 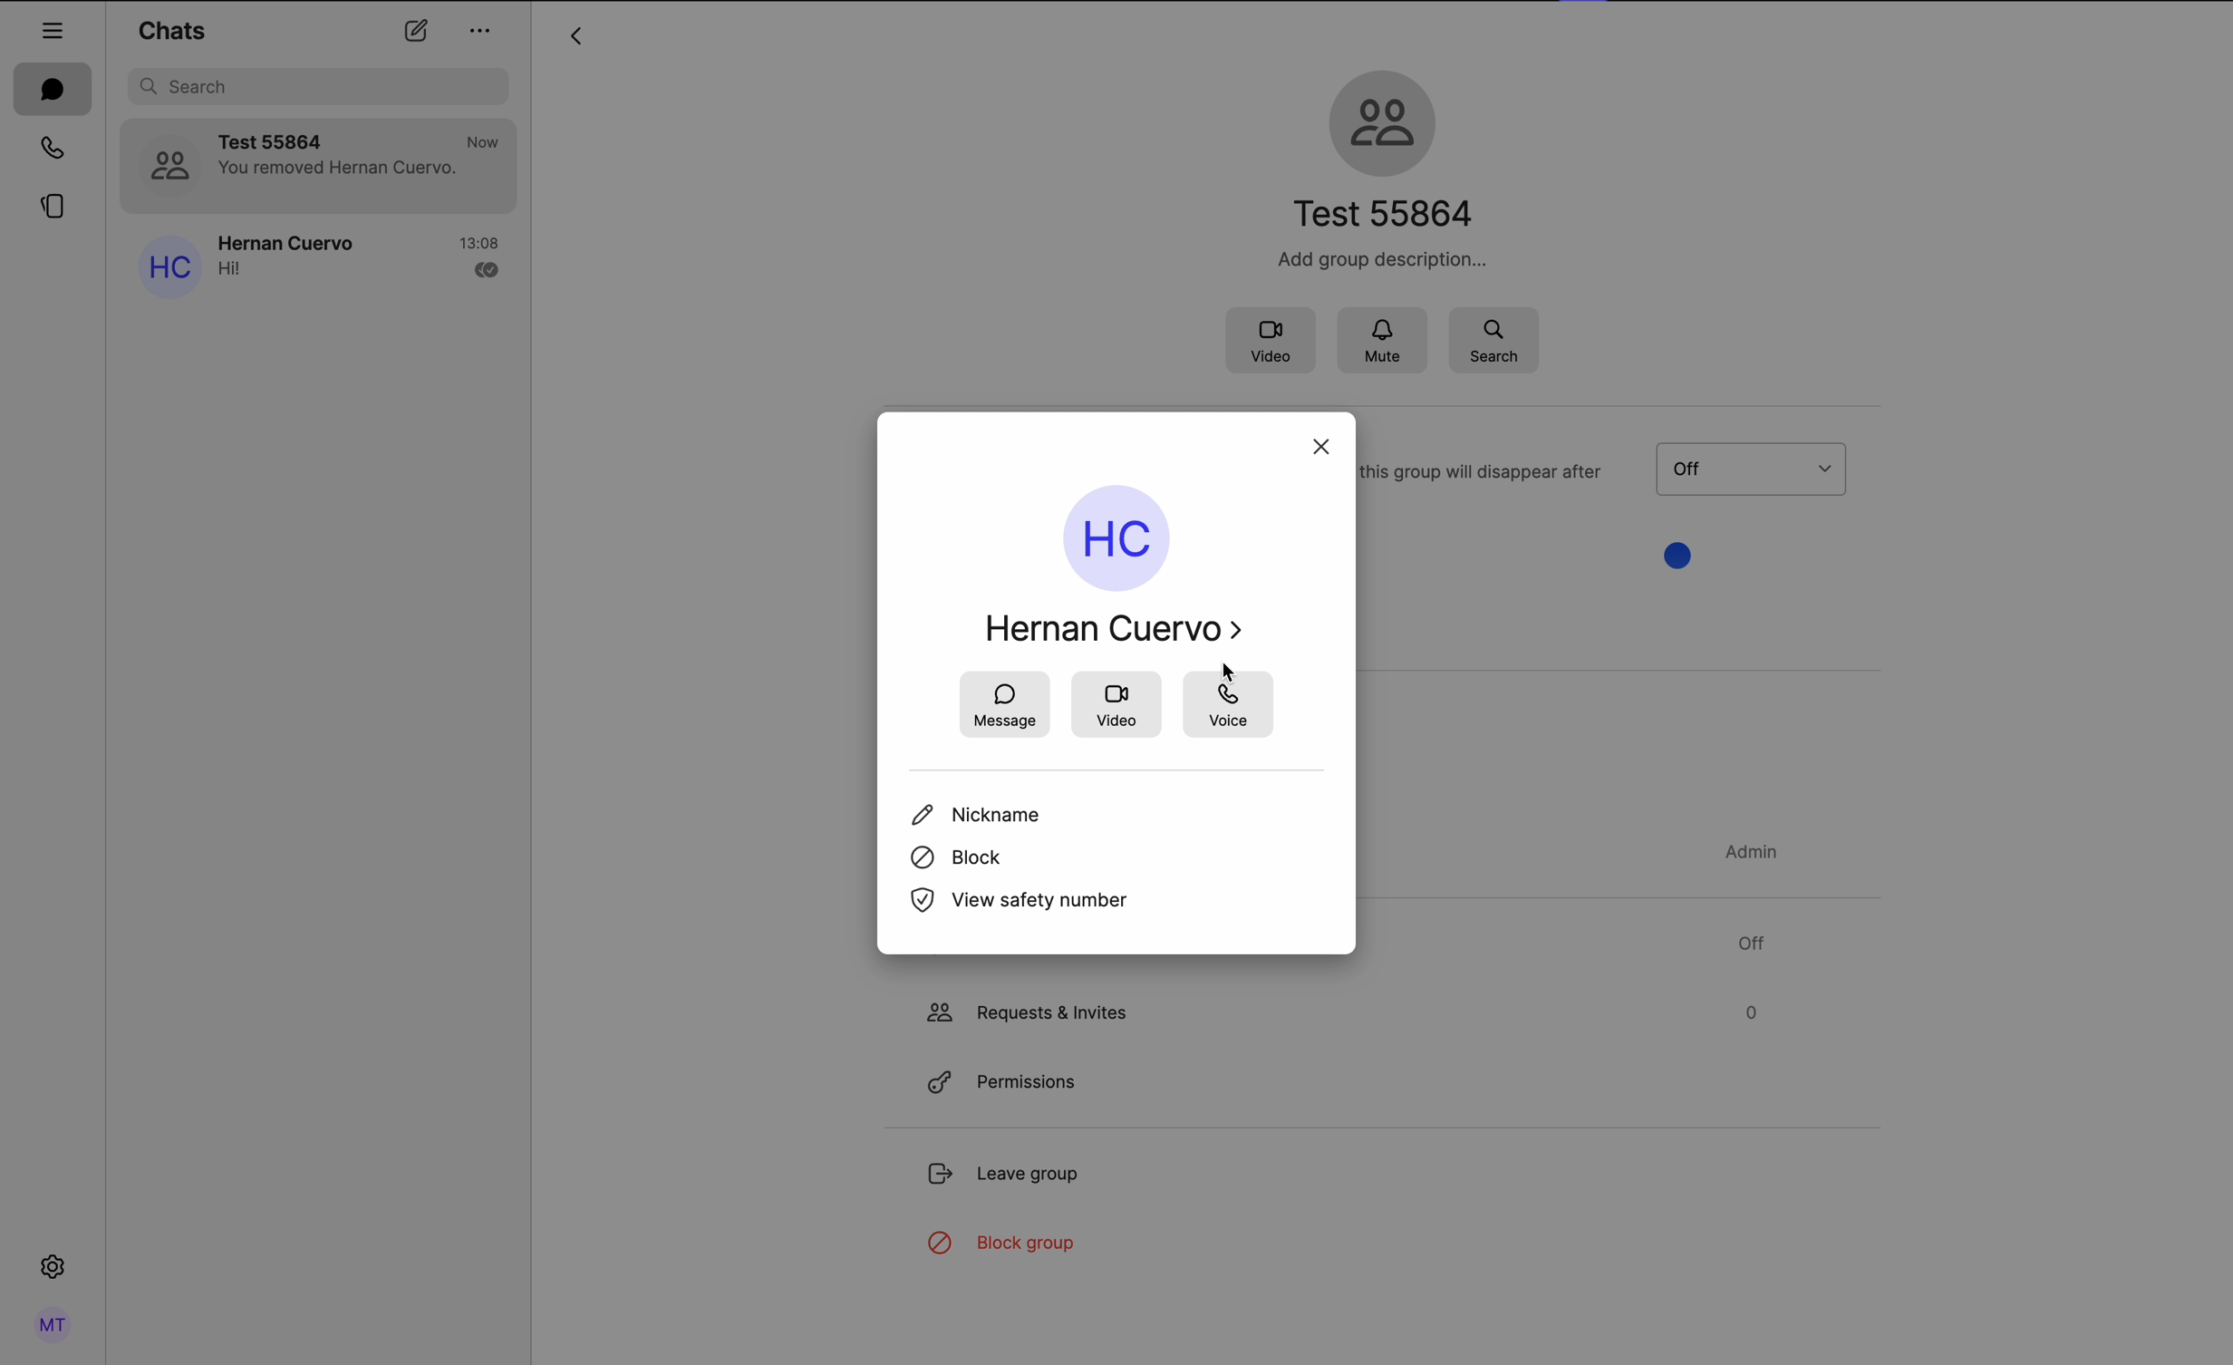 I want to click on block group, so click(x=1008, y=1246).